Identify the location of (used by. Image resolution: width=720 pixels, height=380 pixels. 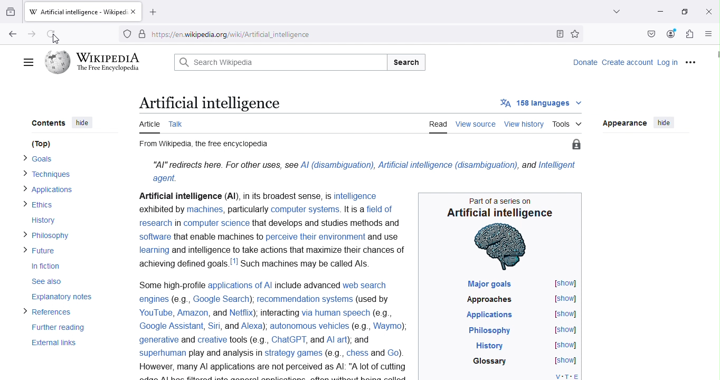
(373, 300).